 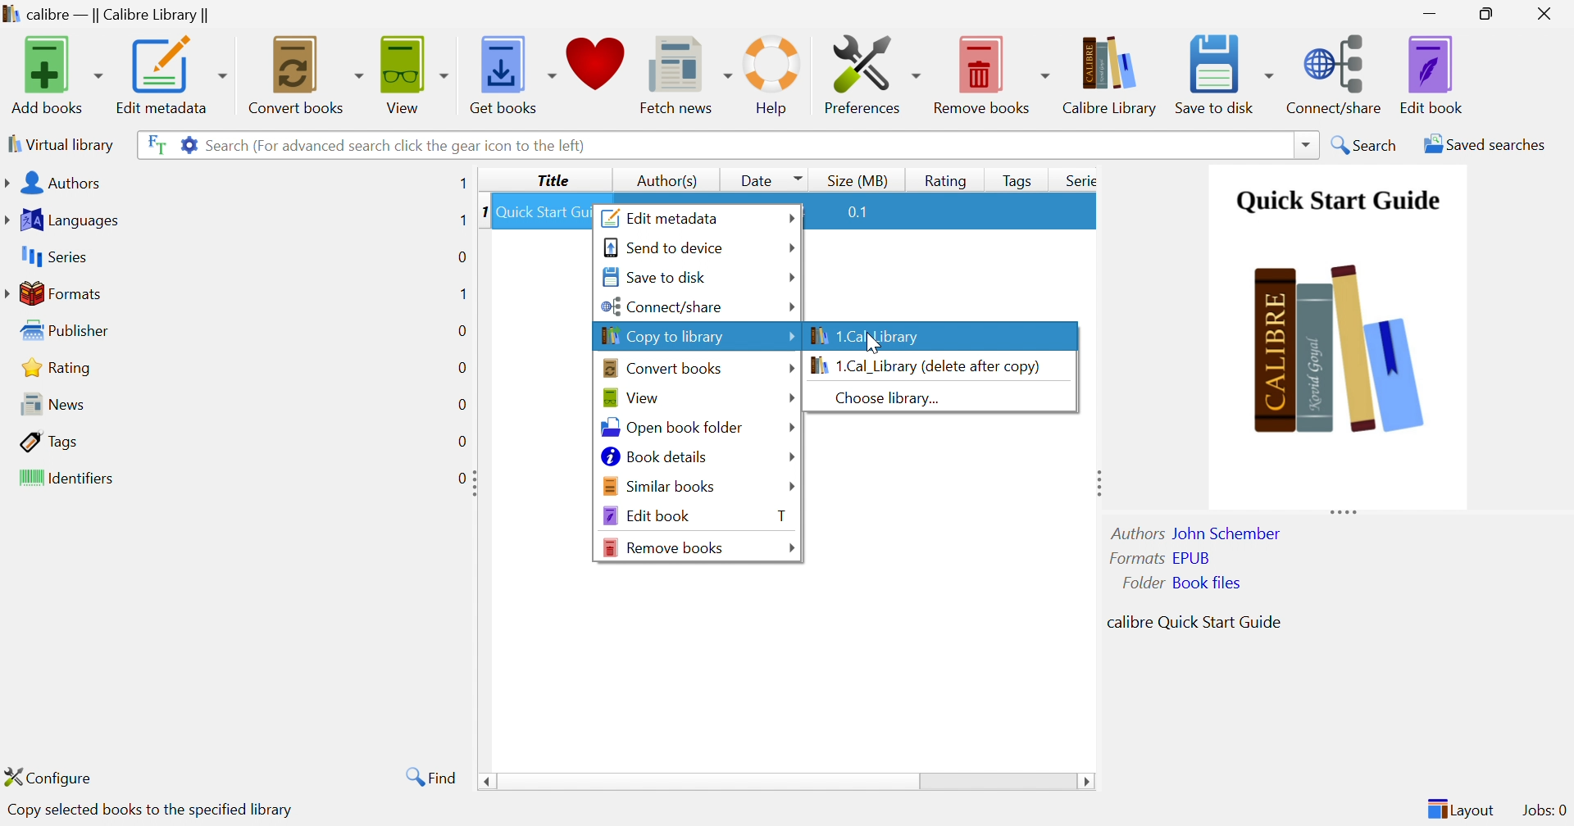 What do you see at coordinates (455, 479) in the screenshot?
I see `0` at bounding box center [455, 479].